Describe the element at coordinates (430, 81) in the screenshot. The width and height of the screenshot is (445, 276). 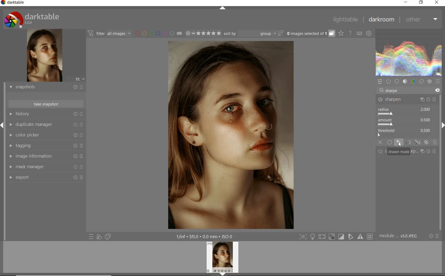
I see `effect` at that location.